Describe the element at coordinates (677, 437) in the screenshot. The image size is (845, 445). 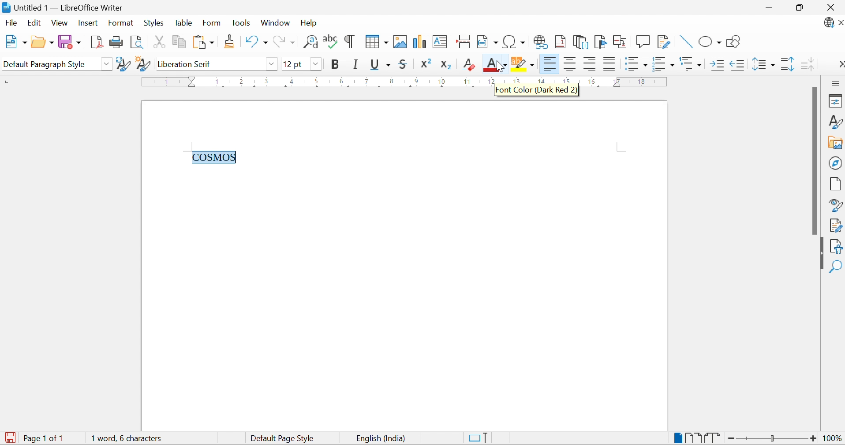
I see `Single-page View` at that location.